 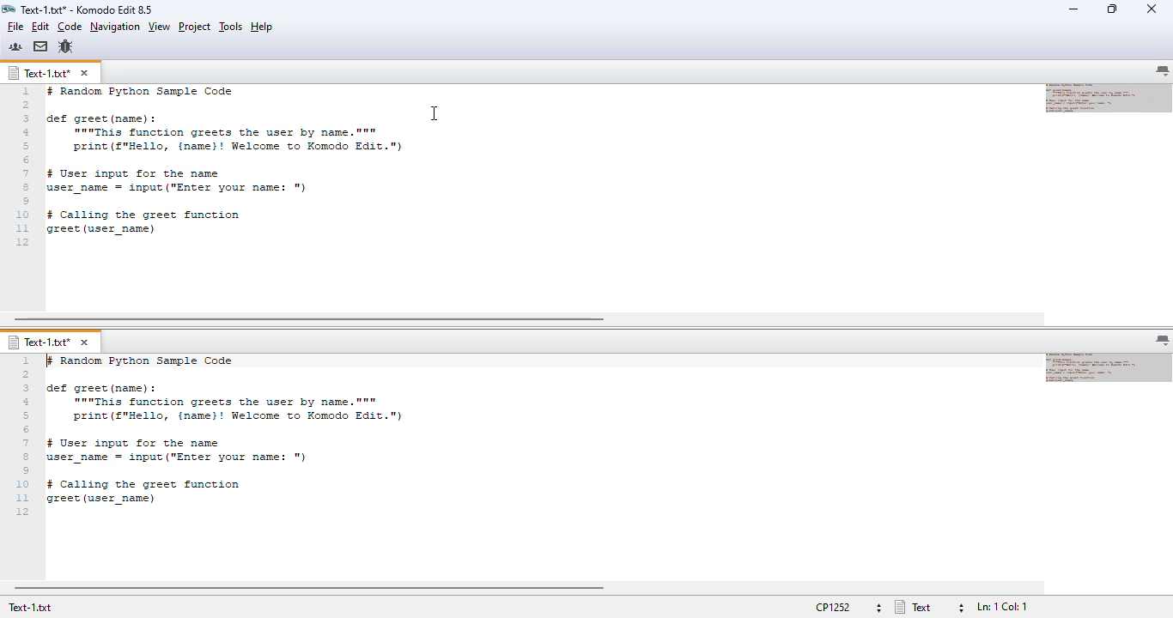 I want to click on tools, so click(x=231, y=26).